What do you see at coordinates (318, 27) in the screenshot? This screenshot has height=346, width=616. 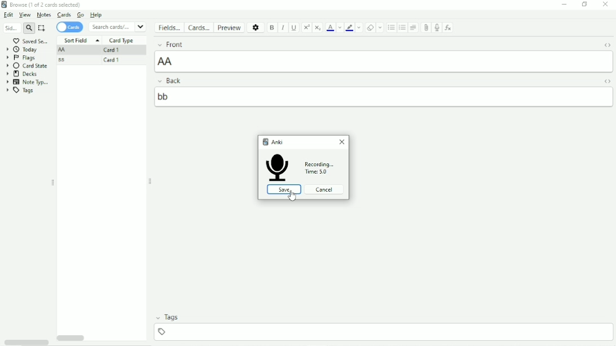 I see `Subscript` at bounding box center [318, 27].